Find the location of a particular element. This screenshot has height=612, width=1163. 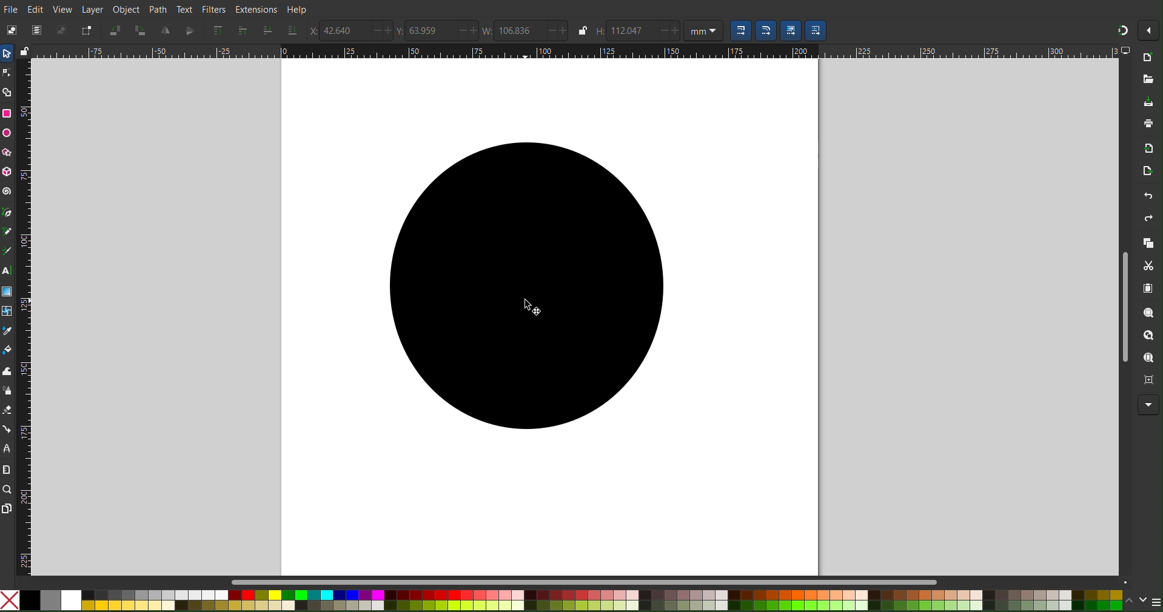

Extensions is located at coordinates (255, 8).